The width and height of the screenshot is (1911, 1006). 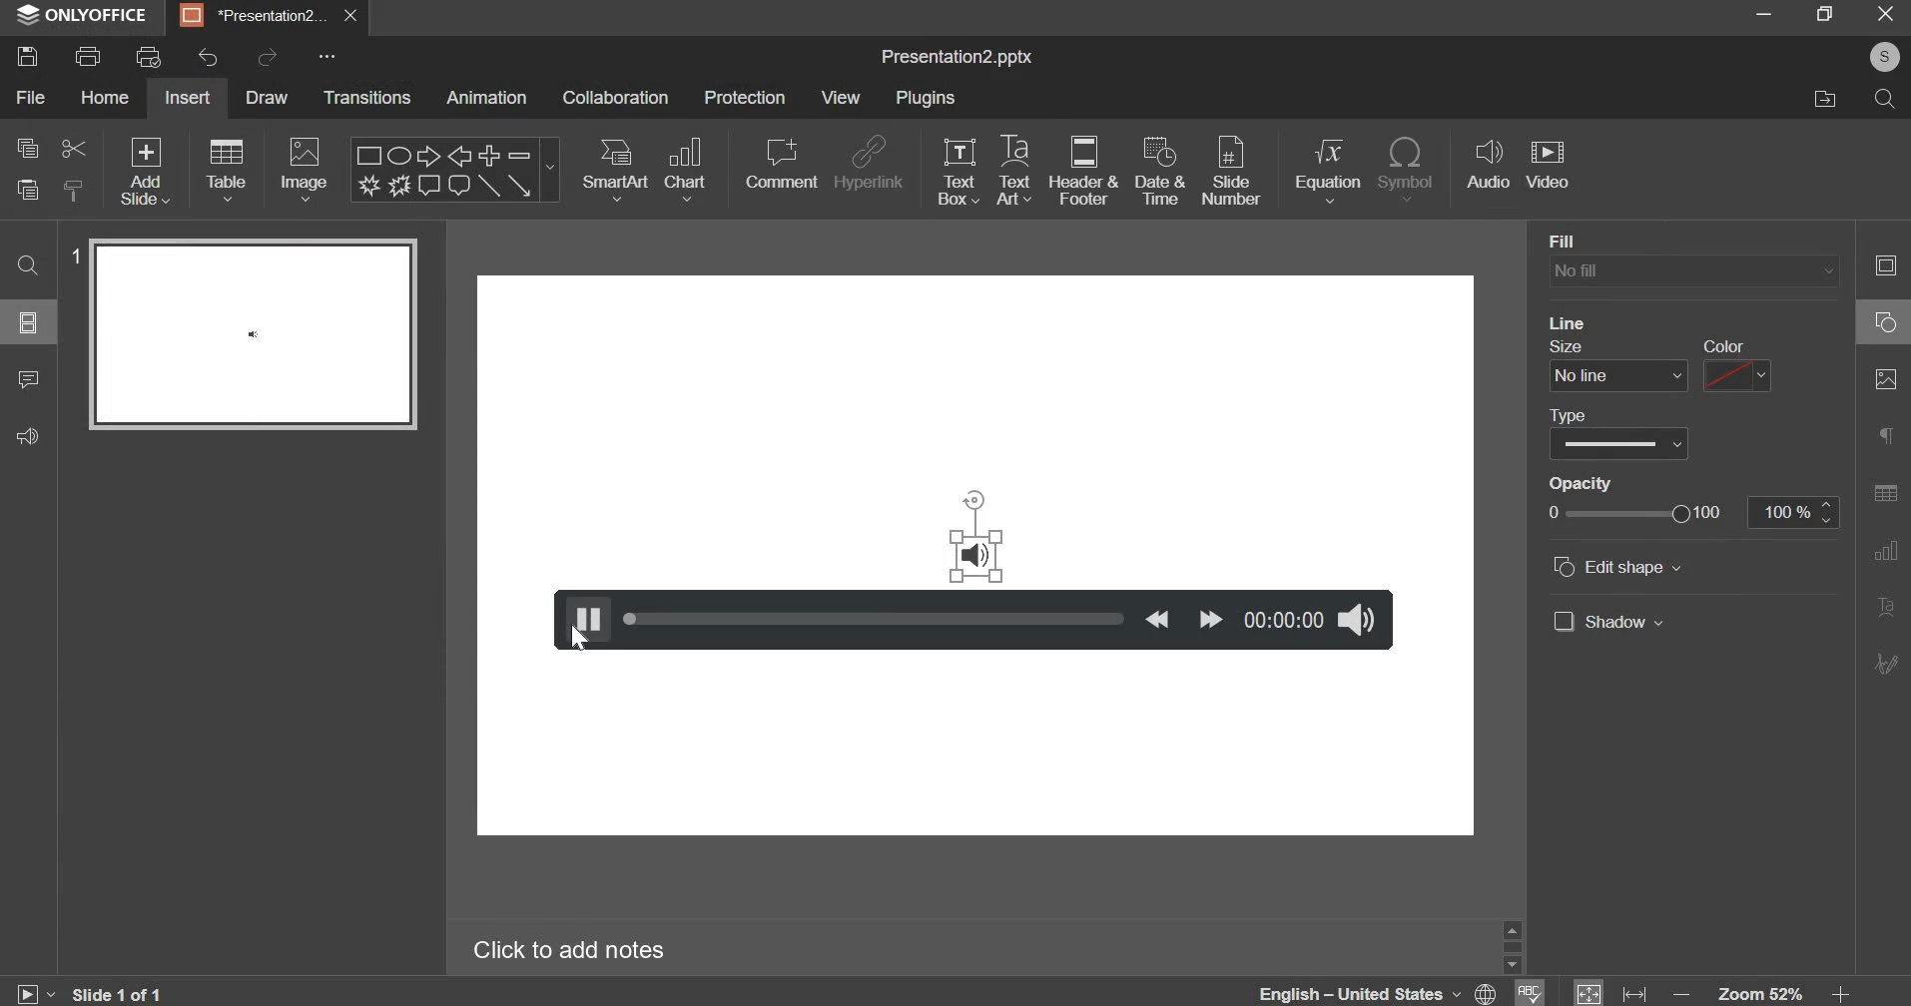 What do you see at coordinates (1826, 512) in the screenshot?
I see `increase/decrease opacity` at bounding box center [1826, 512].